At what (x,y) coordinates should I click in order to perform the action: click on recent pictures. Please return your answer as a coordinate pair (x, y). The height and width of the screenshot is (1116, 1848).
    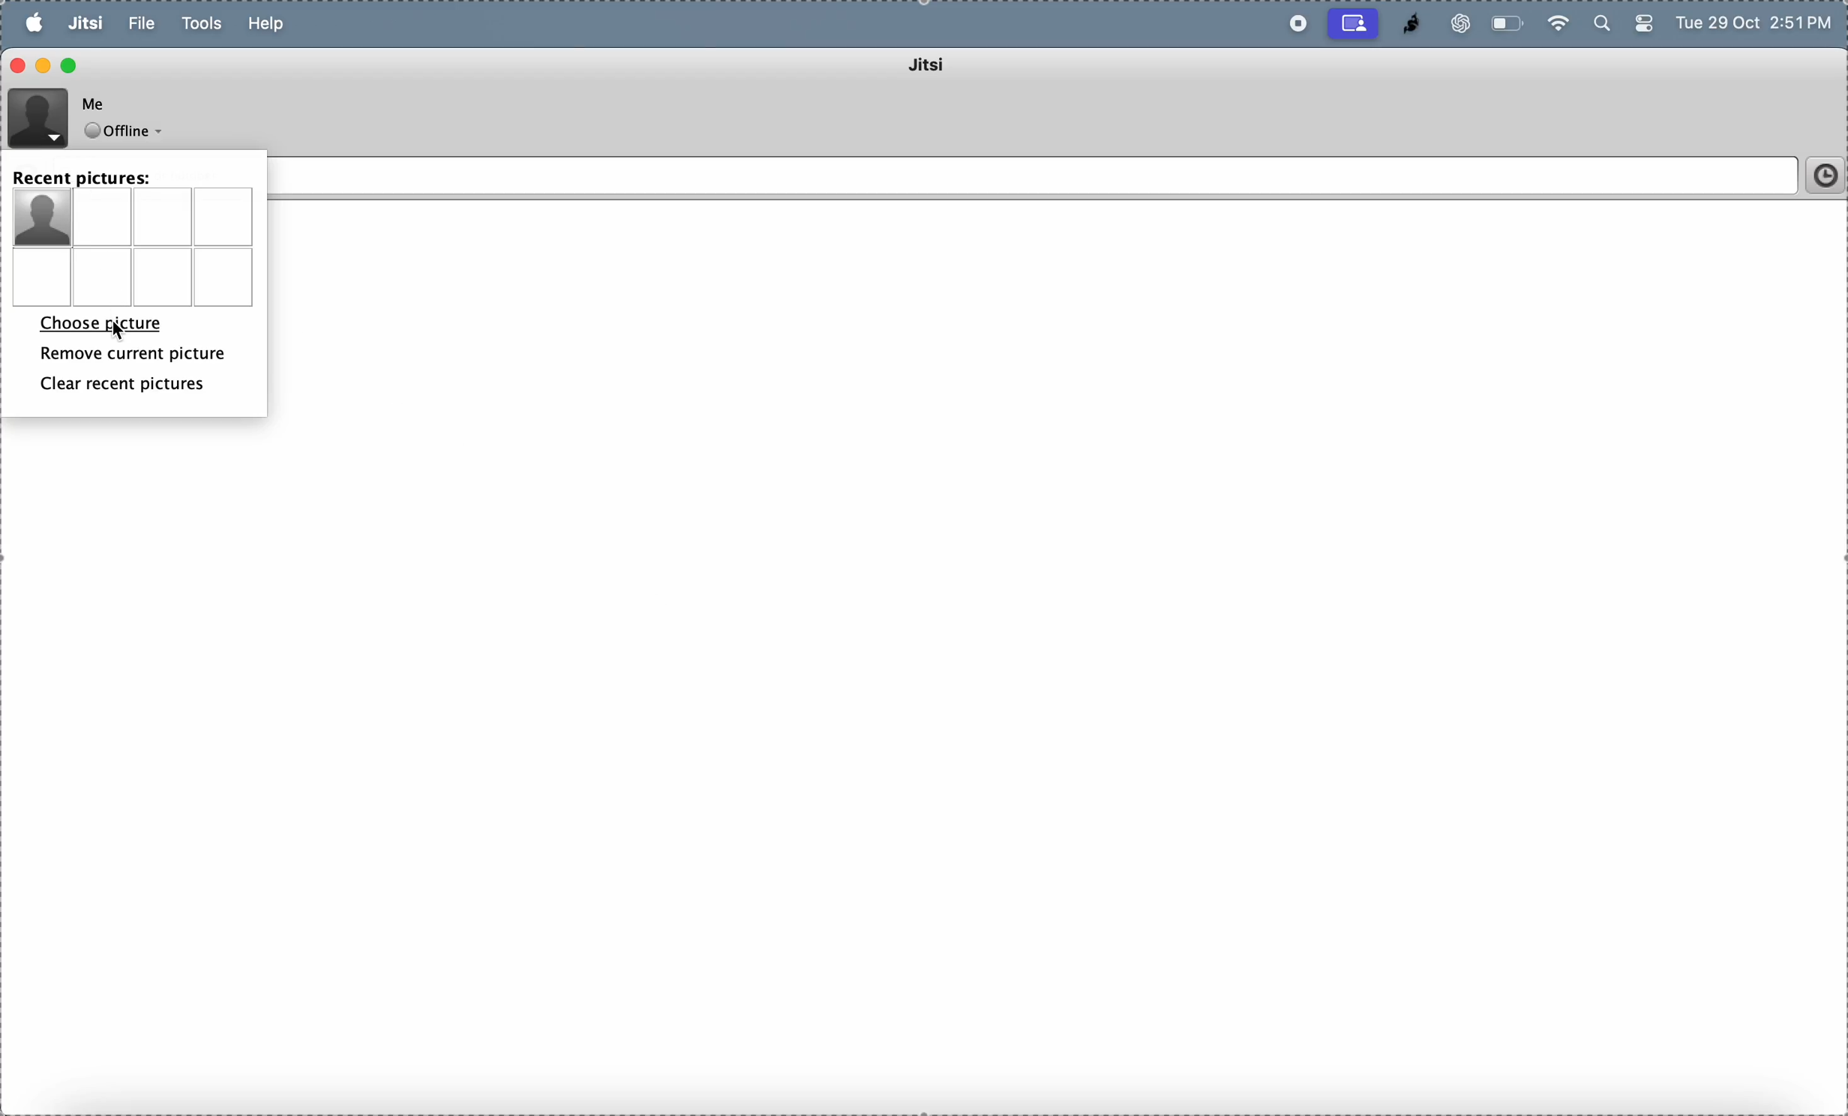
    Looking at the image, I should click on (110, 174).